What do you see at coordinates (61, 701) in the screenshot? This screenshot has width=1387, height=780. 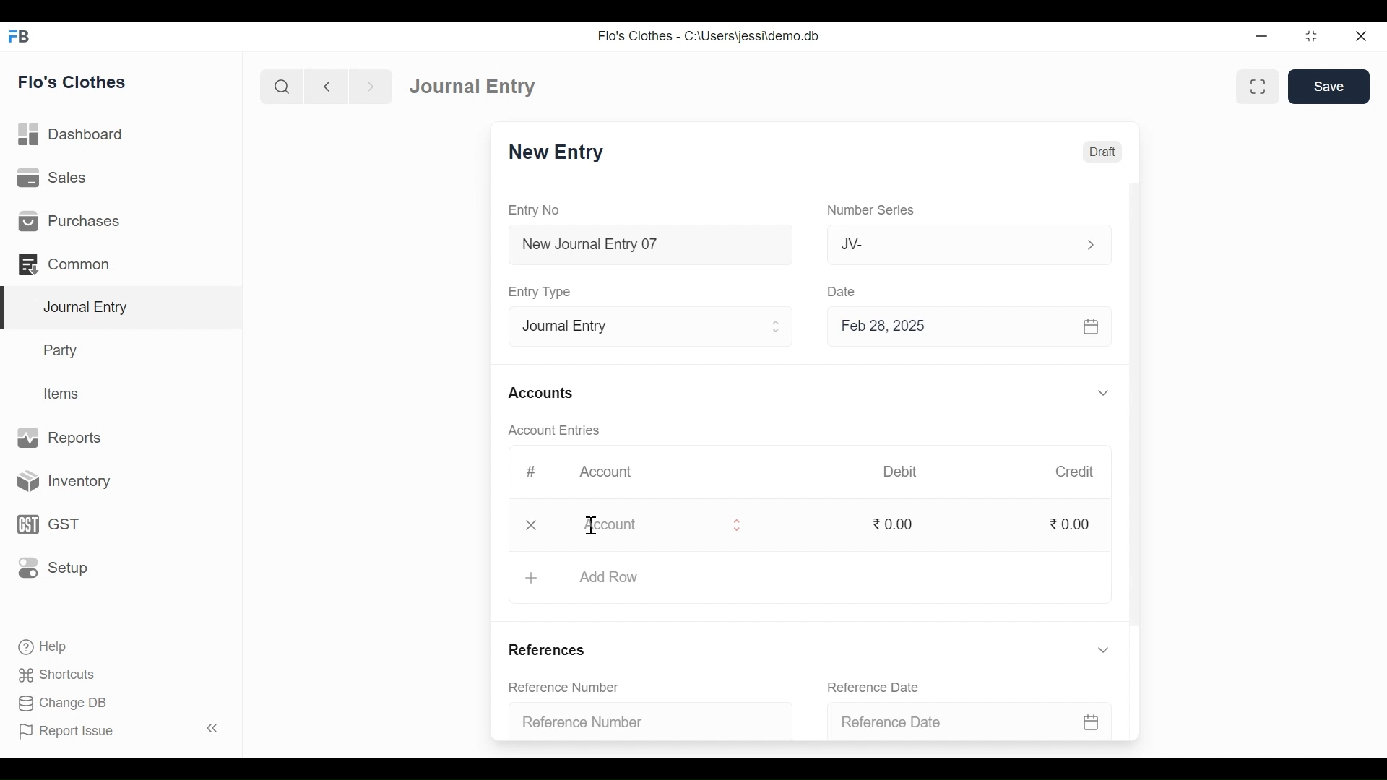 I see `Change DB` at bounding box center [61, 701].